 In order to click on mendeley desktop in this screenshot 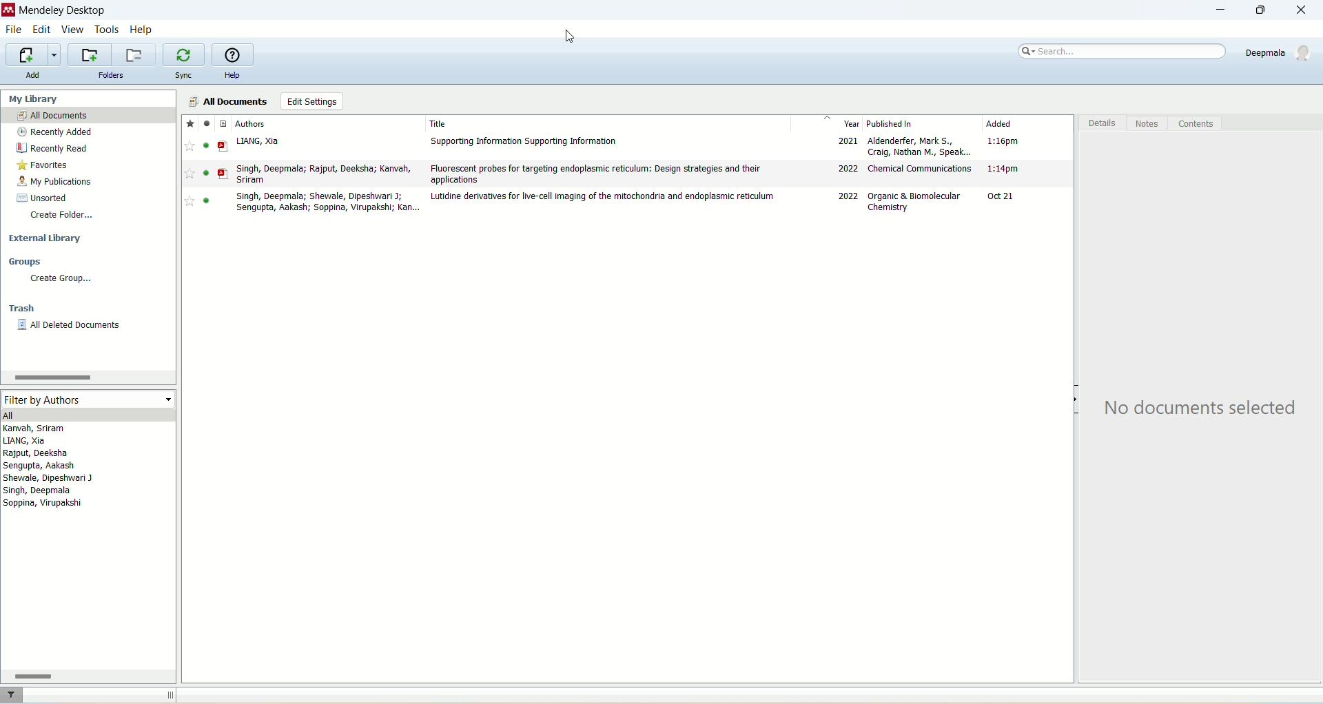, I will do `click(63, 11)`.